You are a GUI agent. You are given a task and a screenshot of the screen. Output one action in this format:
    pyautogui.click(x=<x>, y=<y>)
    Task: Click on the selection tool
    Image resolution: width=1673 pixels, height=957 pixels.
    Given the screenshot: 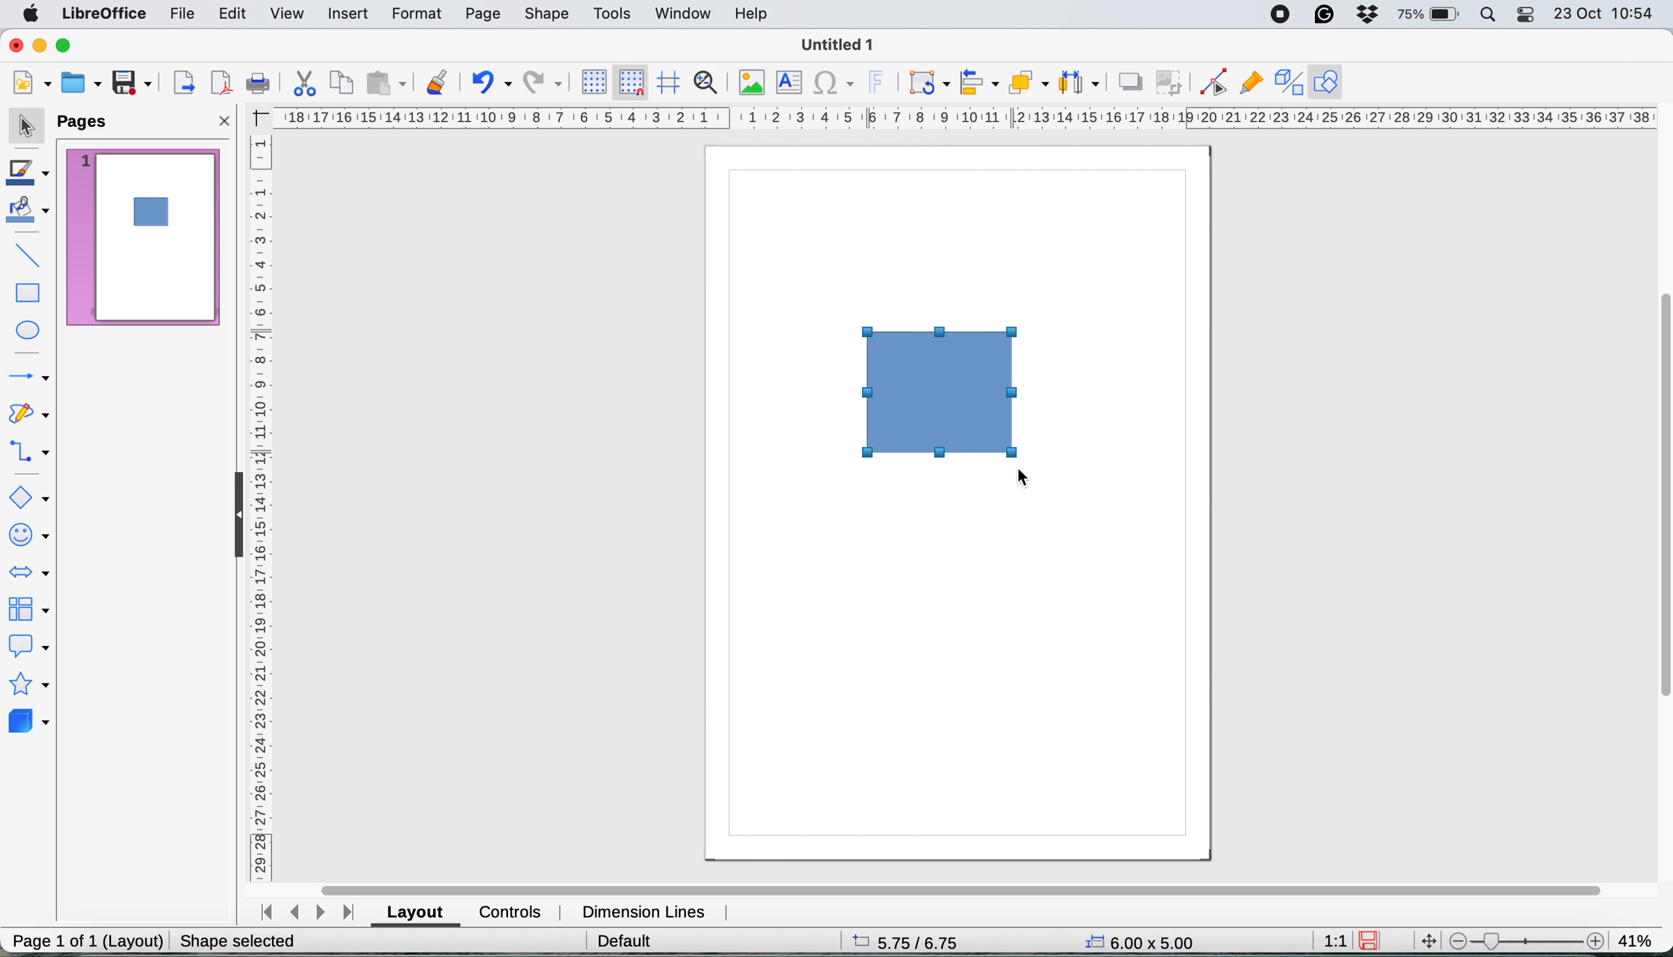 What is the action you would take?
    pyautogui.click(x=26, y=129)
    